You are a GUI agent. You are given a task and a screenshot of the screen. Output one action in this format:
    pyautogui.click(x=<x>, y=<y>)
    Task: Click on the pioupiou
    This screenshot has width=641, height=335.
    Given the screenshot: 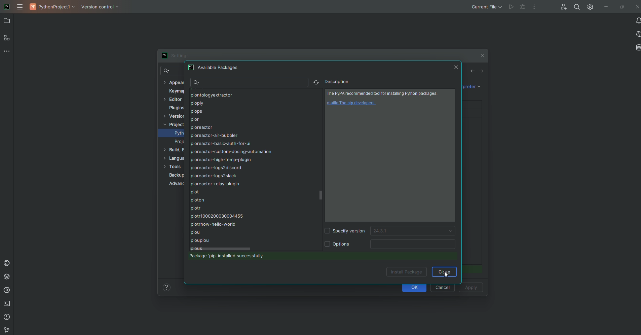 What is the action you would take?
    pyautogui.click(x=199, y=240)
    